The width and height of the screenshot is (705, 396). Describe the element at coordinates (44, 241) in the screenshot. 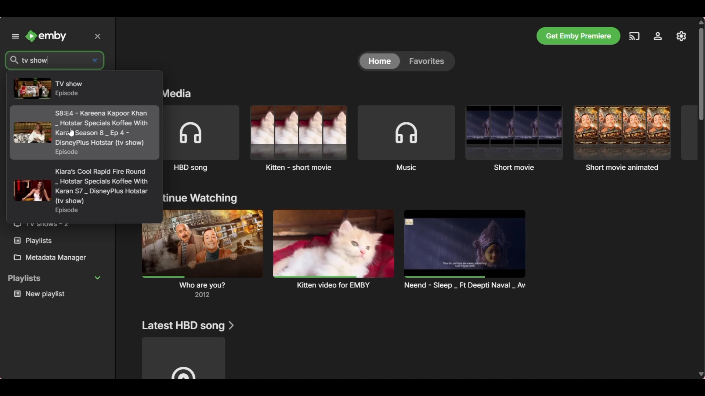

I see `` at that location.